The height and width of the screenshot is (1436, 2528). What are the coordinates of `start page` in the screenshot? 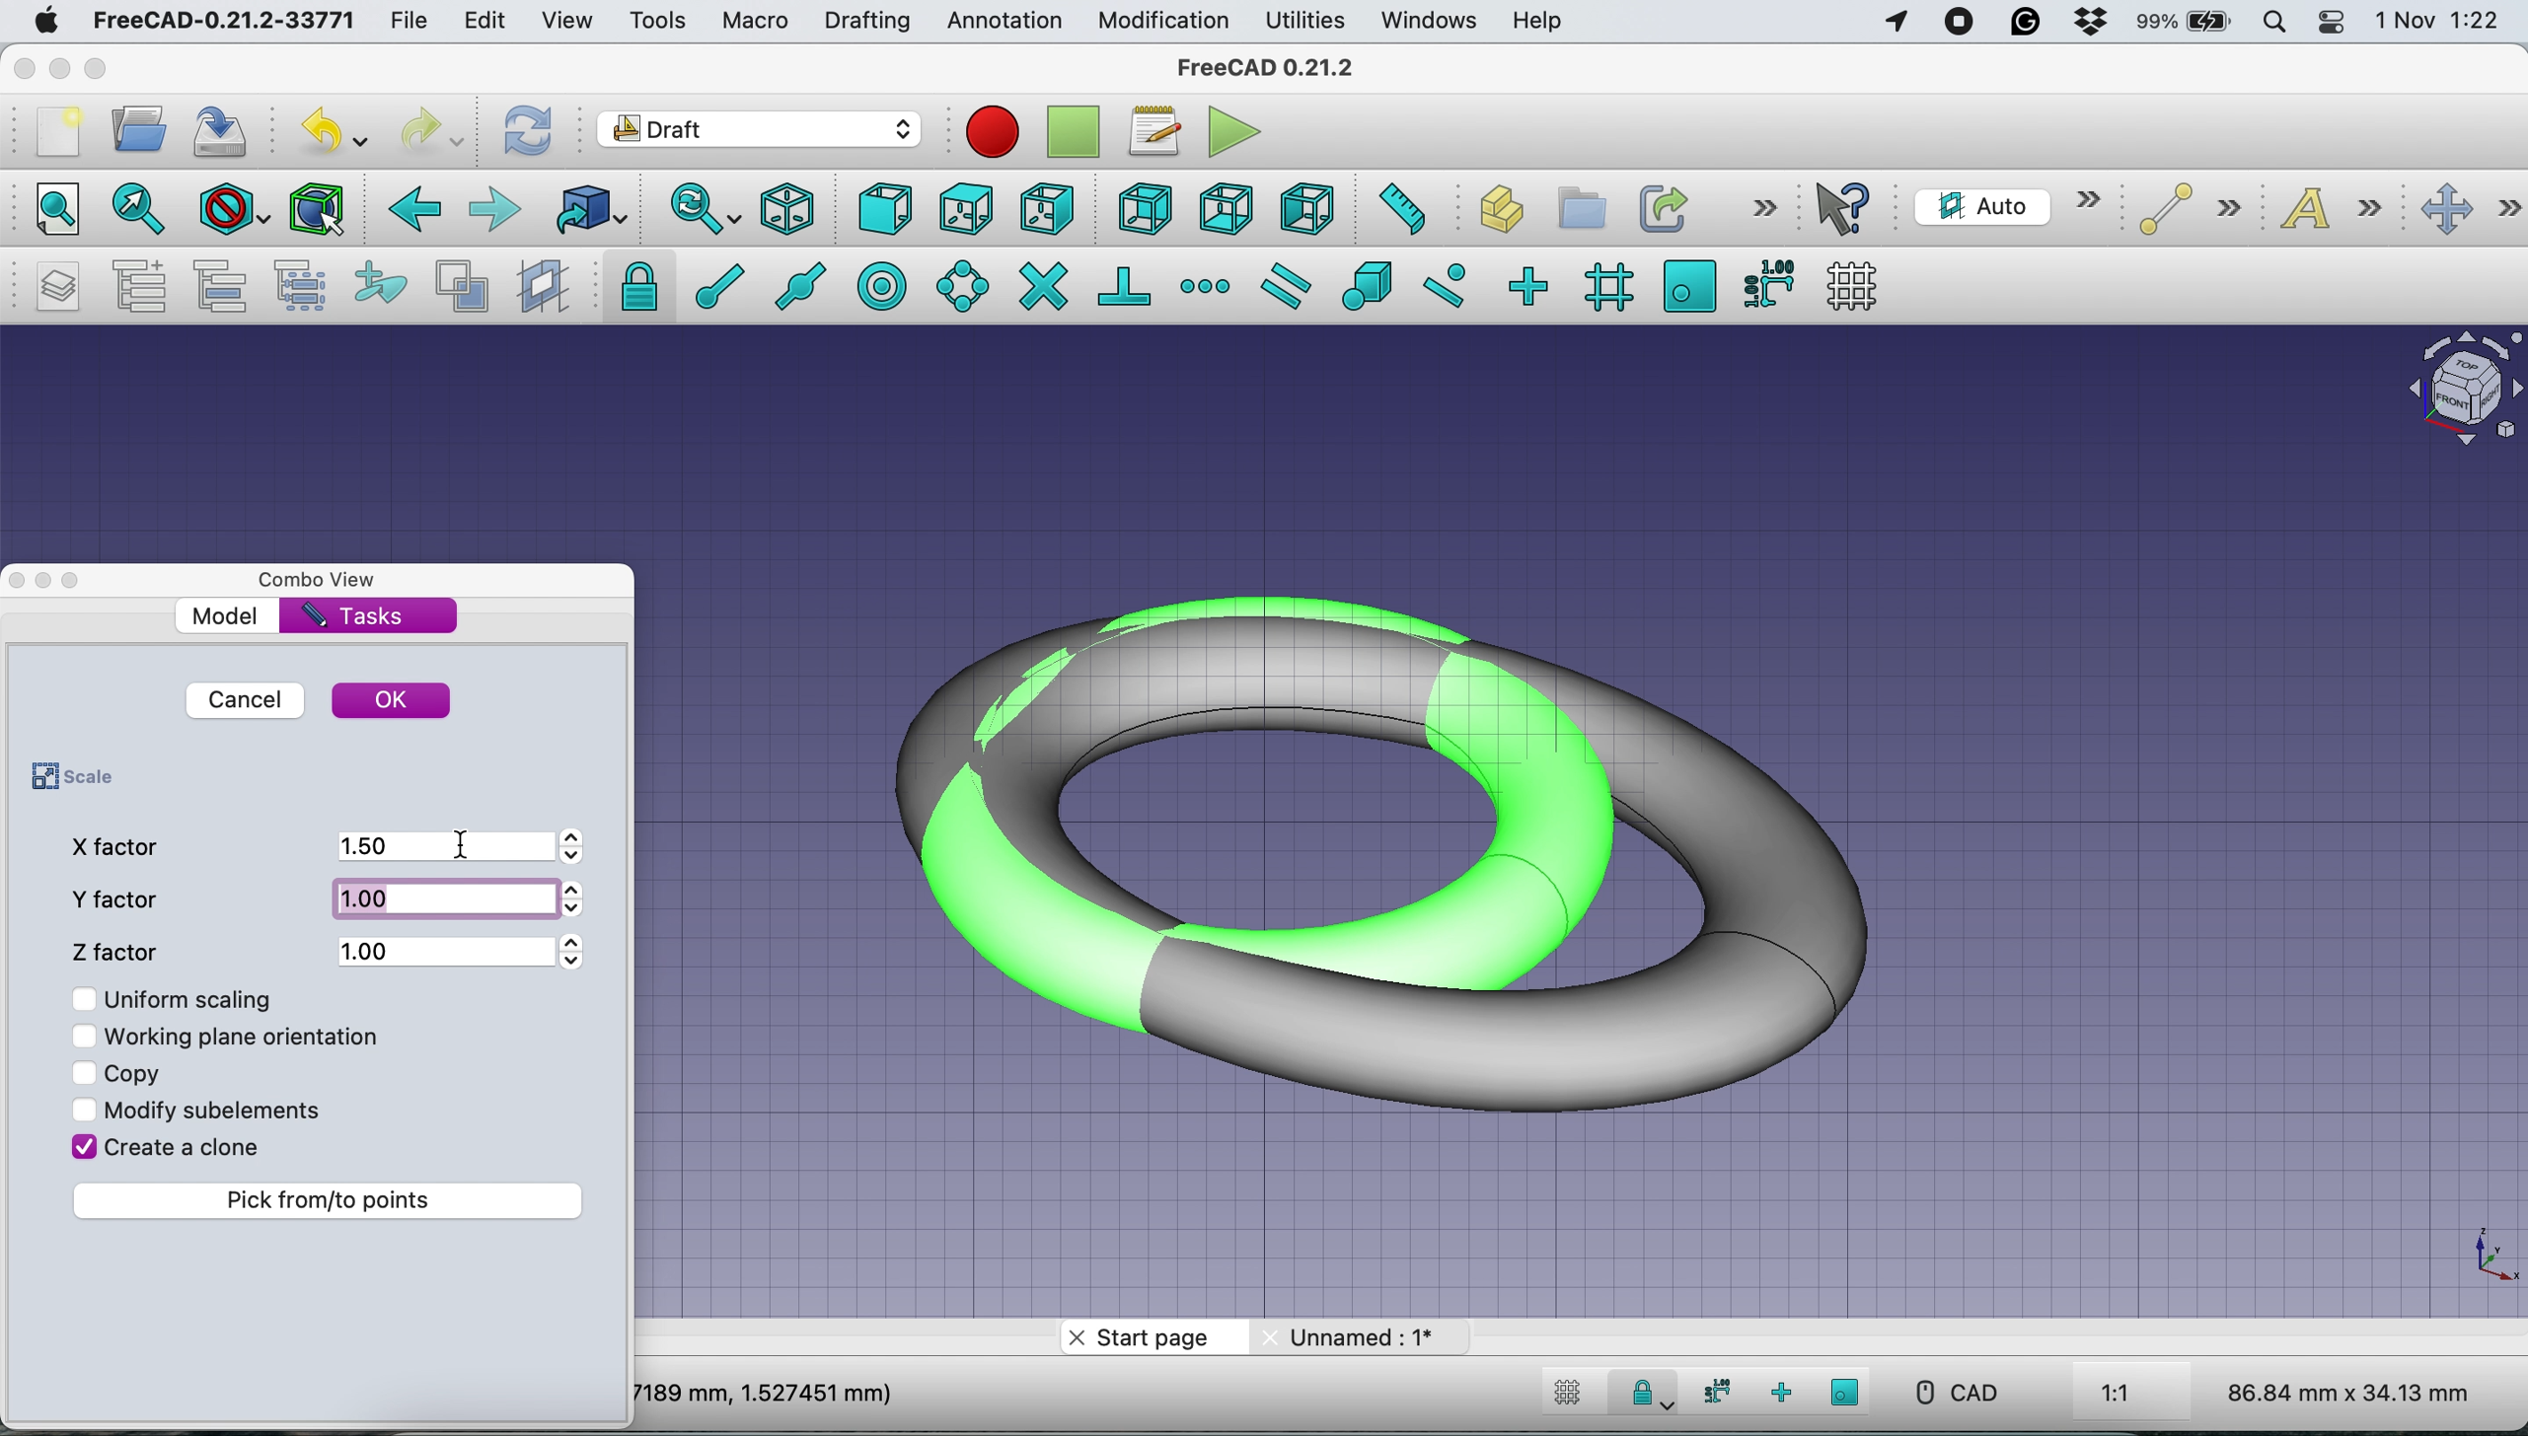 It's located at (1150, 1338).